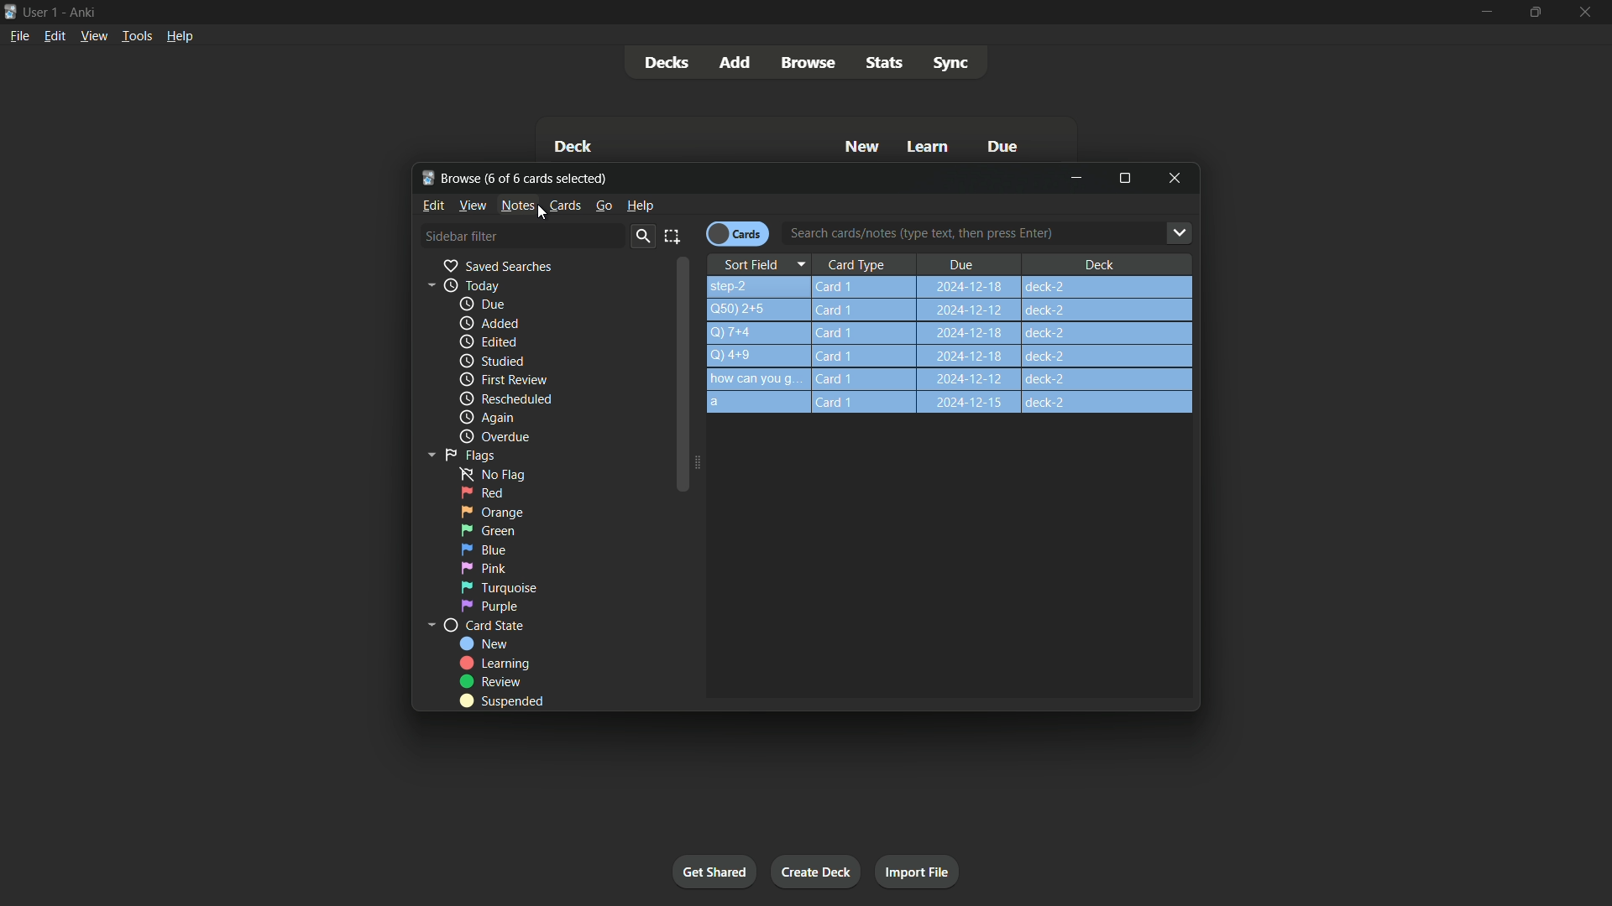  I want to click on User one, so click(41, 13).